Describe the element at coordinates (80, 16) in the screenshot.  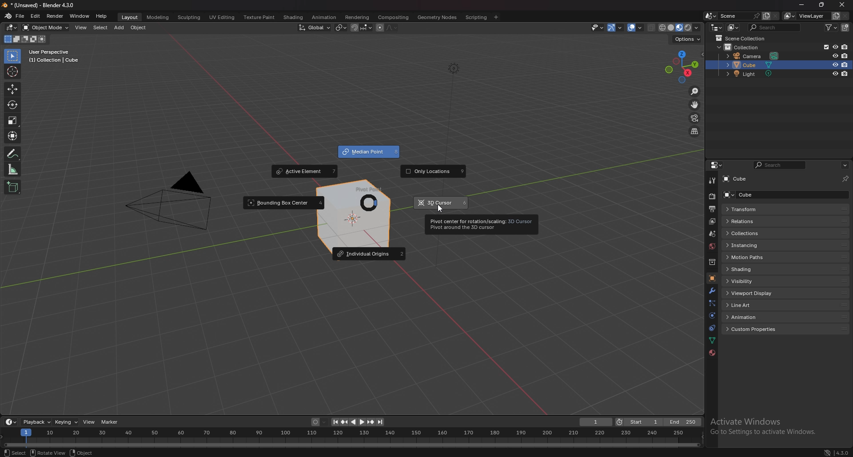
I see `window` at that location.